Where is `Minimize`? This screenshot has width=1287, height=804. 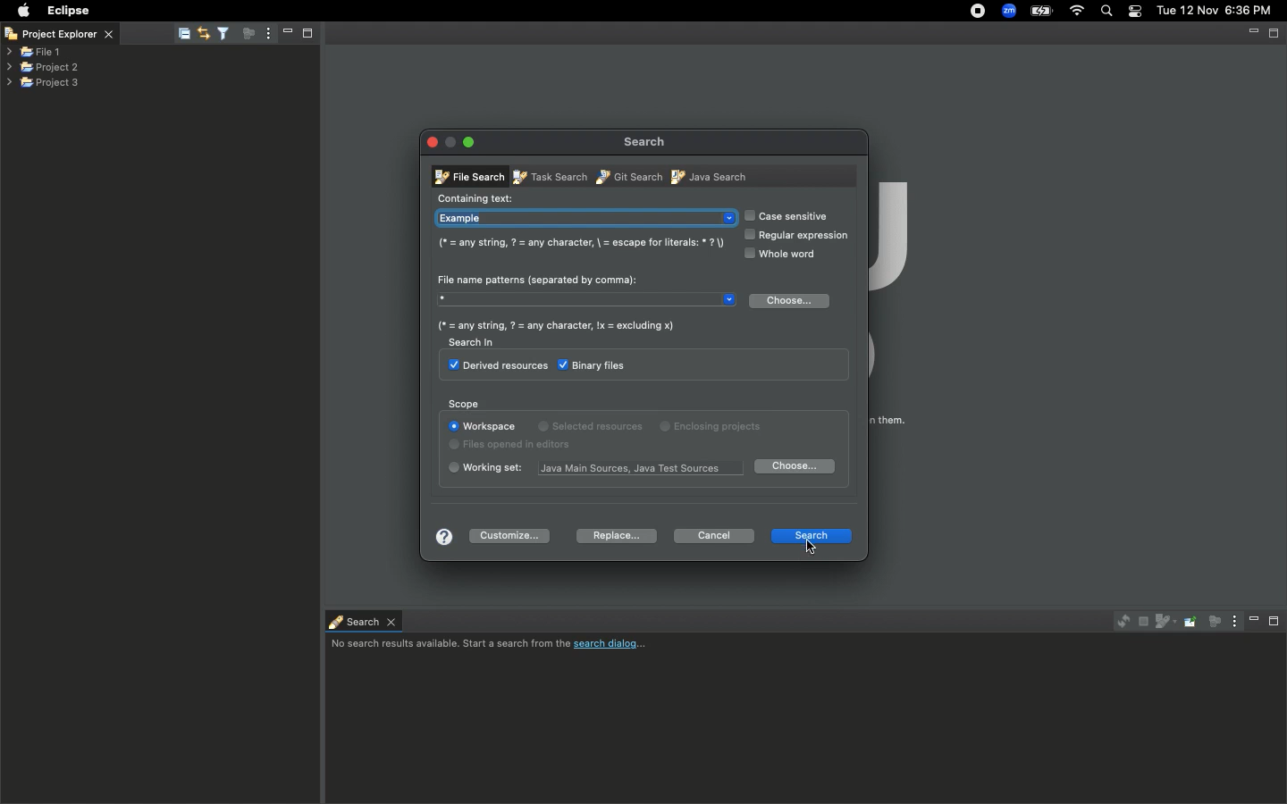
Minimize is located at coordinates (470, 141).